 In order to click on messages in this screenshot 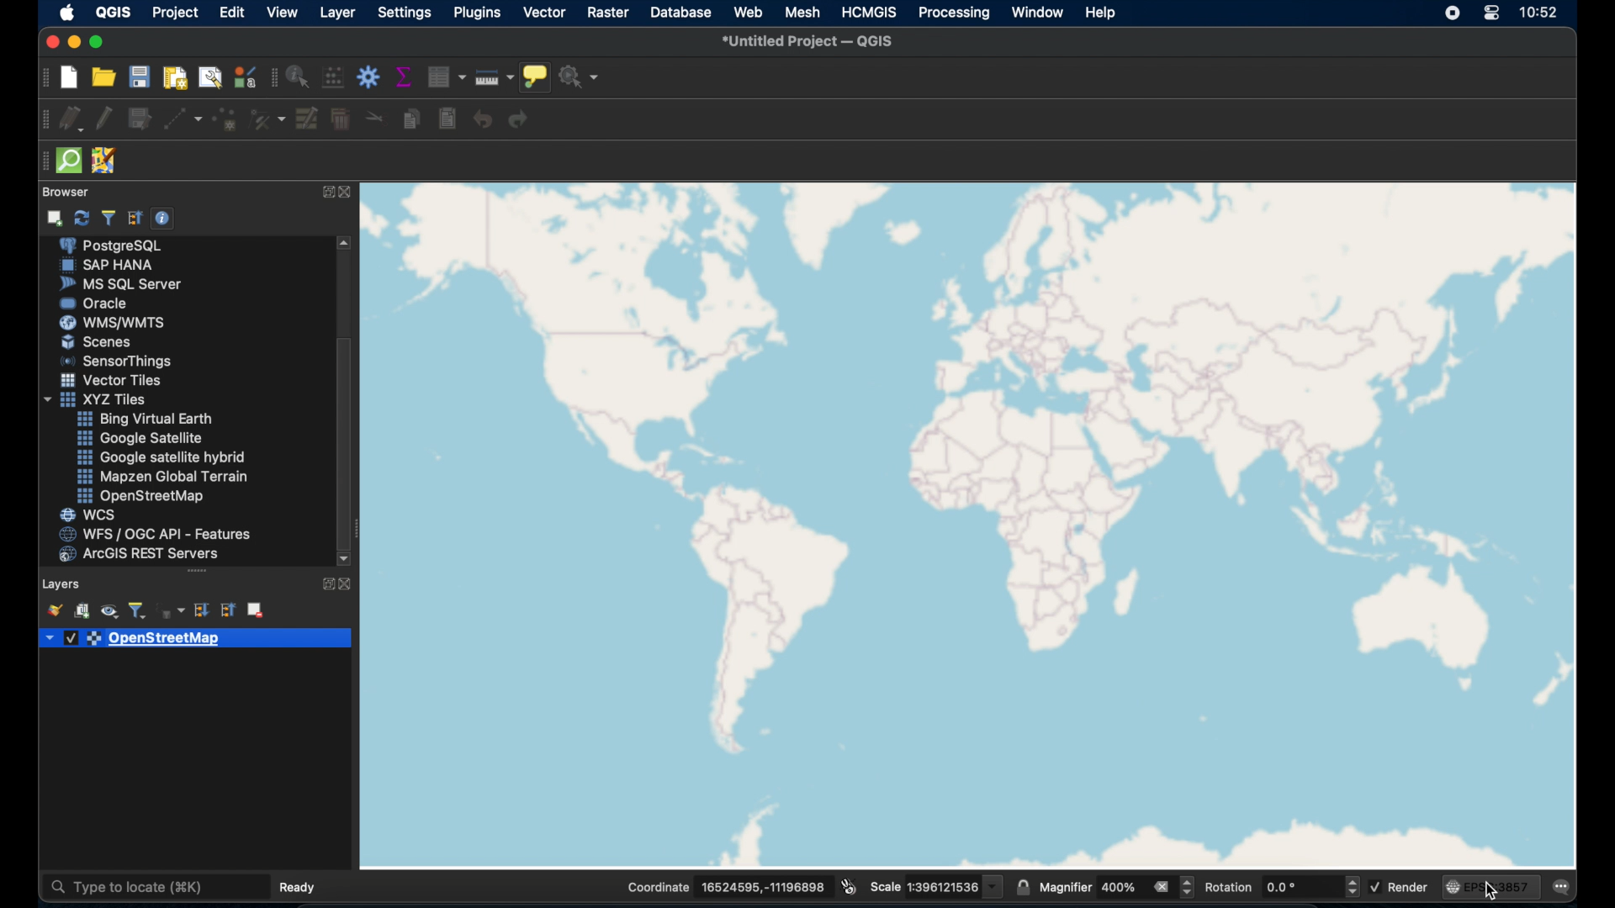, I will do `click(1565, 888)`.